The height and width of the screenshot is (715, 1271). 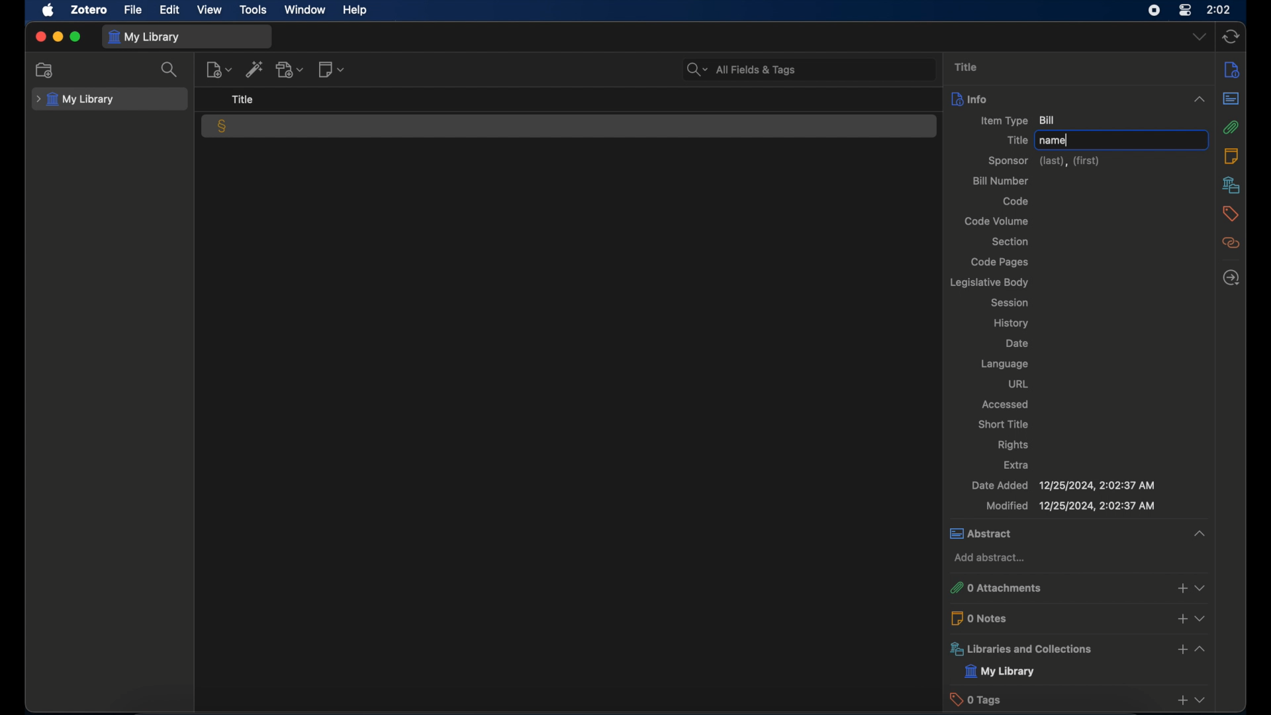 I want to click on abstract, so click(x=1077, y=533).